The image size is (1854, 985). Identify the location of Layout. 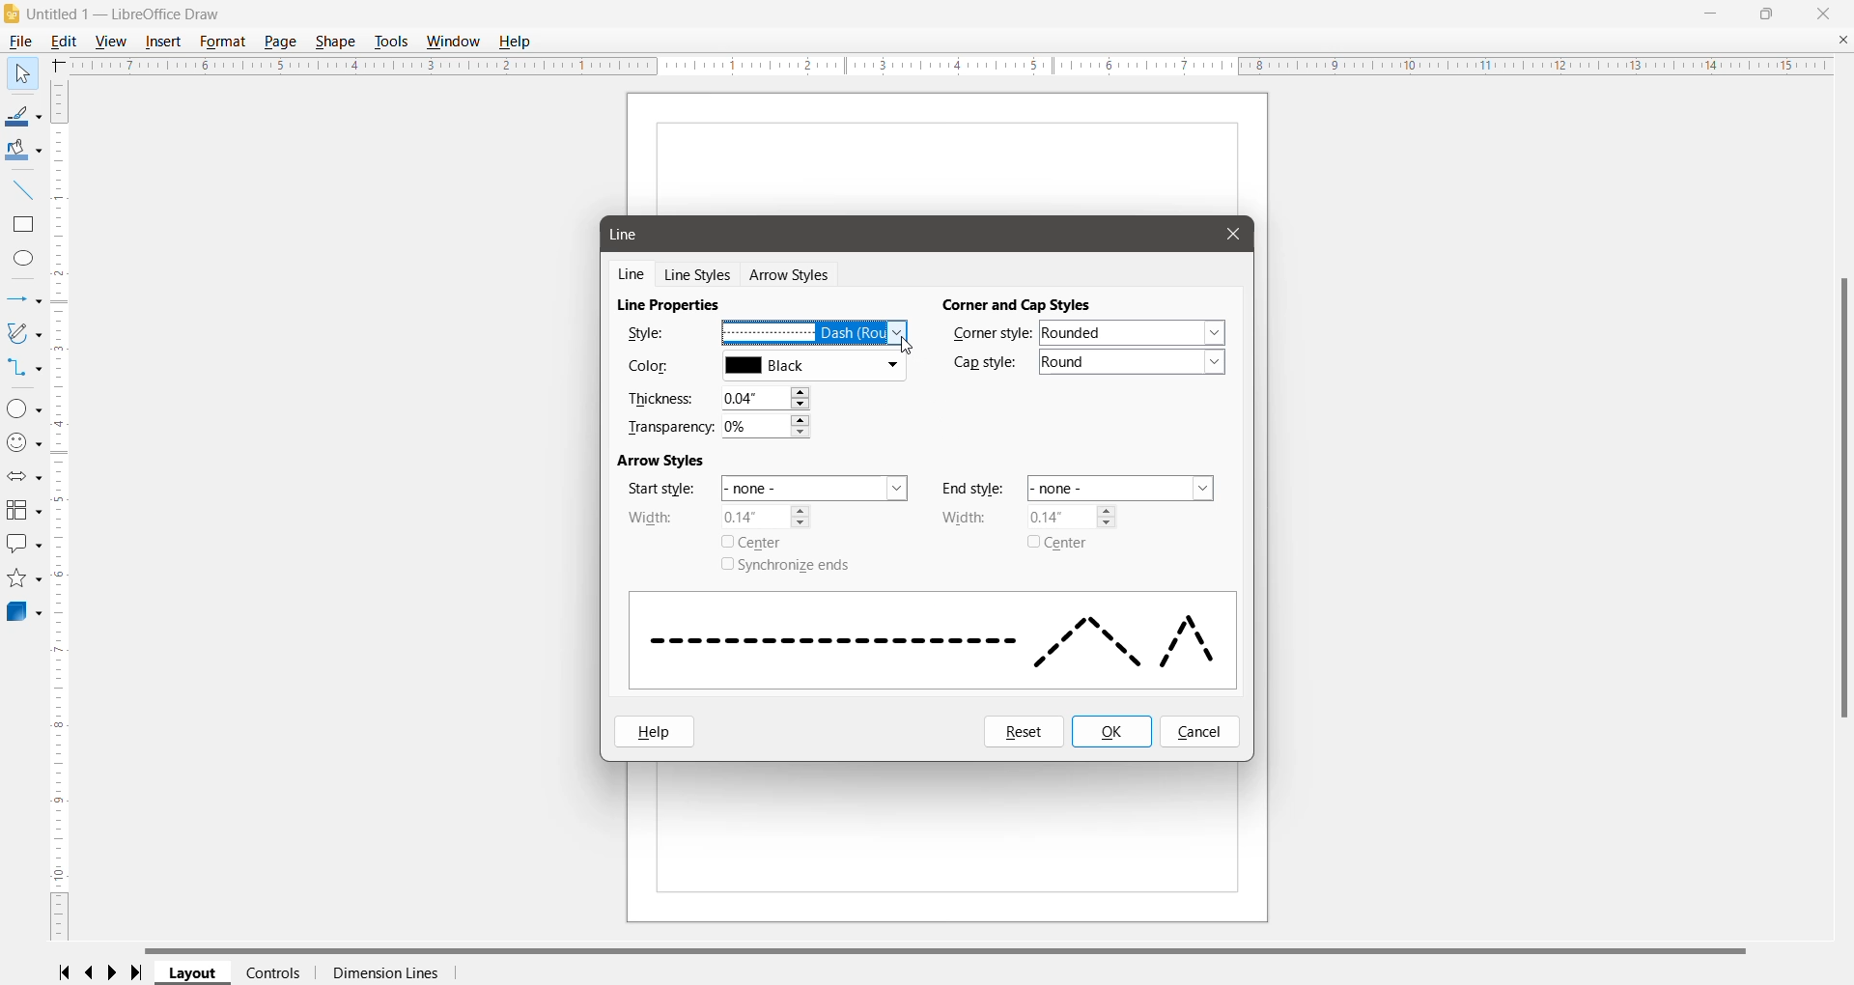
(193, 973).